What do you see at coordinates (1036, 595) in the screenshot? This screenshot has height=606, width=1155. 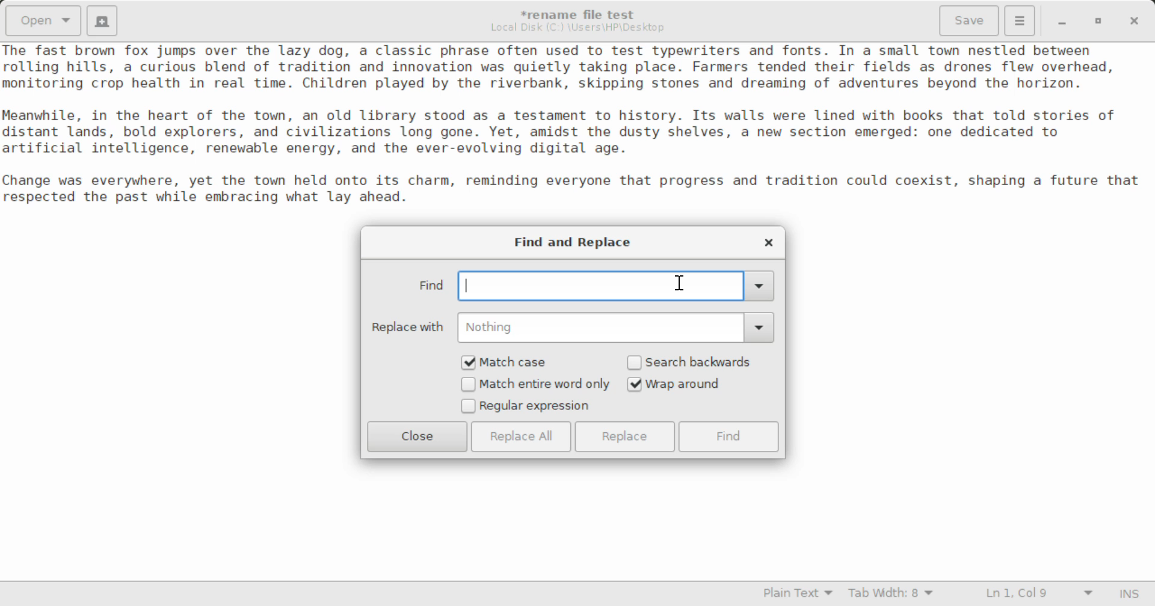 I see `Line and Character Count` at bounding box center [1036, 595].